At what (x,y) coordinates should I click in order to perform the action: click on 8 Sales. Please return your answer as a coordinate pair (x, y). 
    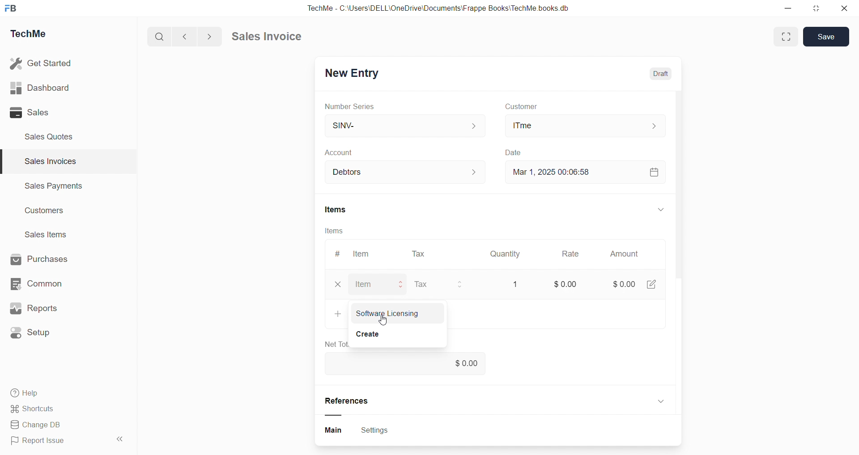
    Looking at the image, I should click on (31, 112).